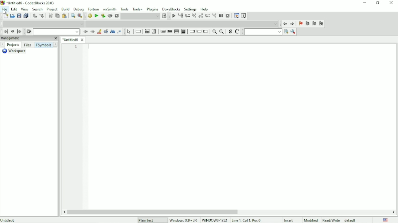 This screenshot has height=223, width=398. Describe the element at coordinates (184, 31) in the screenshot. I see `Block instruction` at that location.